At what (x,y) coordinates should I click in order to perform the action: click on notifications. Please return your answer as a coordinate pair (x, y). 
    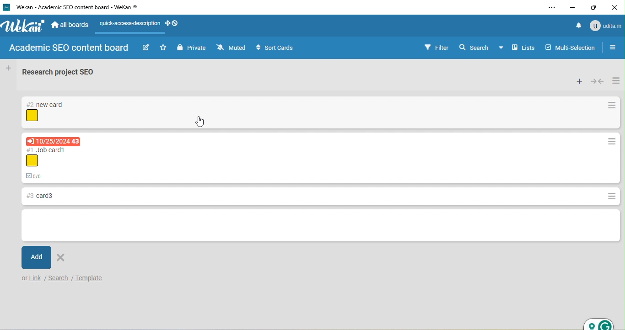
    Looking at the image, I should click on (577, 25).